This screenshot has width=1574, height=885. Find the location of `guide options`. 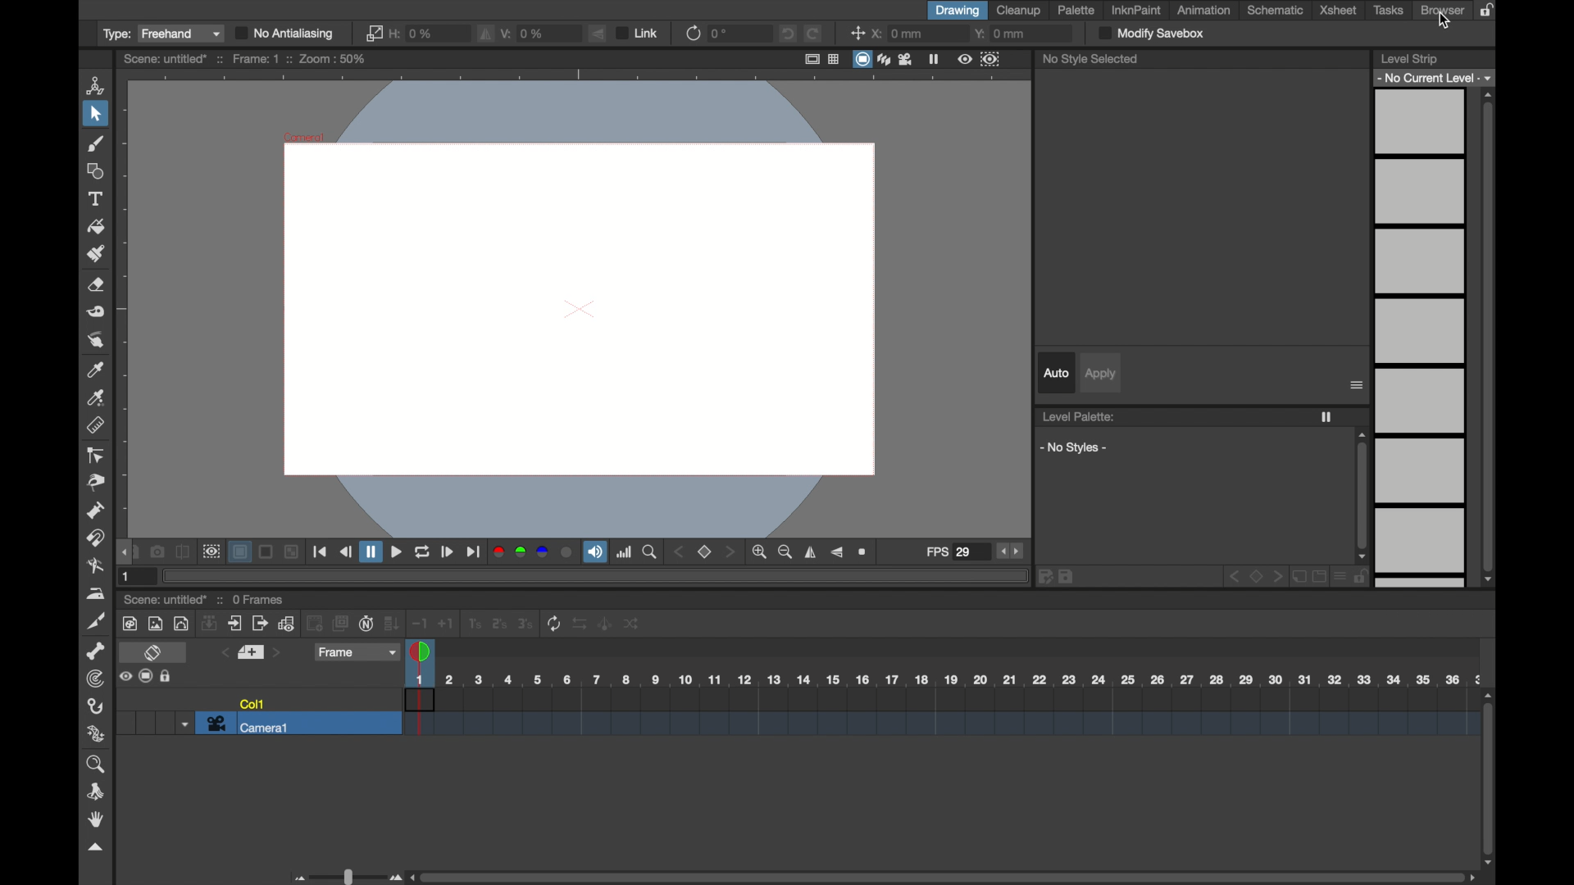

guide options is located at coordinates (821, 59).